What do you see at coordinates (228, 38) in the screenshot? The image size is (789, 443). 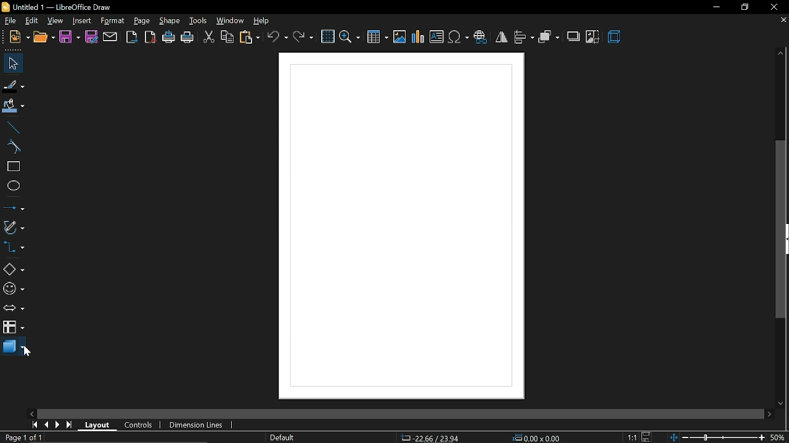 I see `copy` at bounding box center [228, 38].